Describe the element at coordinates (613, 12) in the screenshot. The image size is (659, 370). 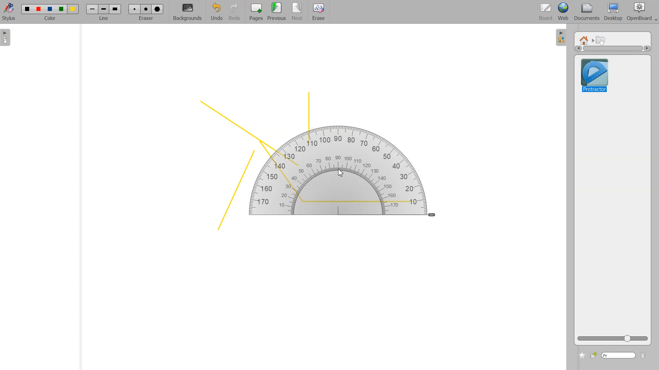
I see `Desktop` at that location.